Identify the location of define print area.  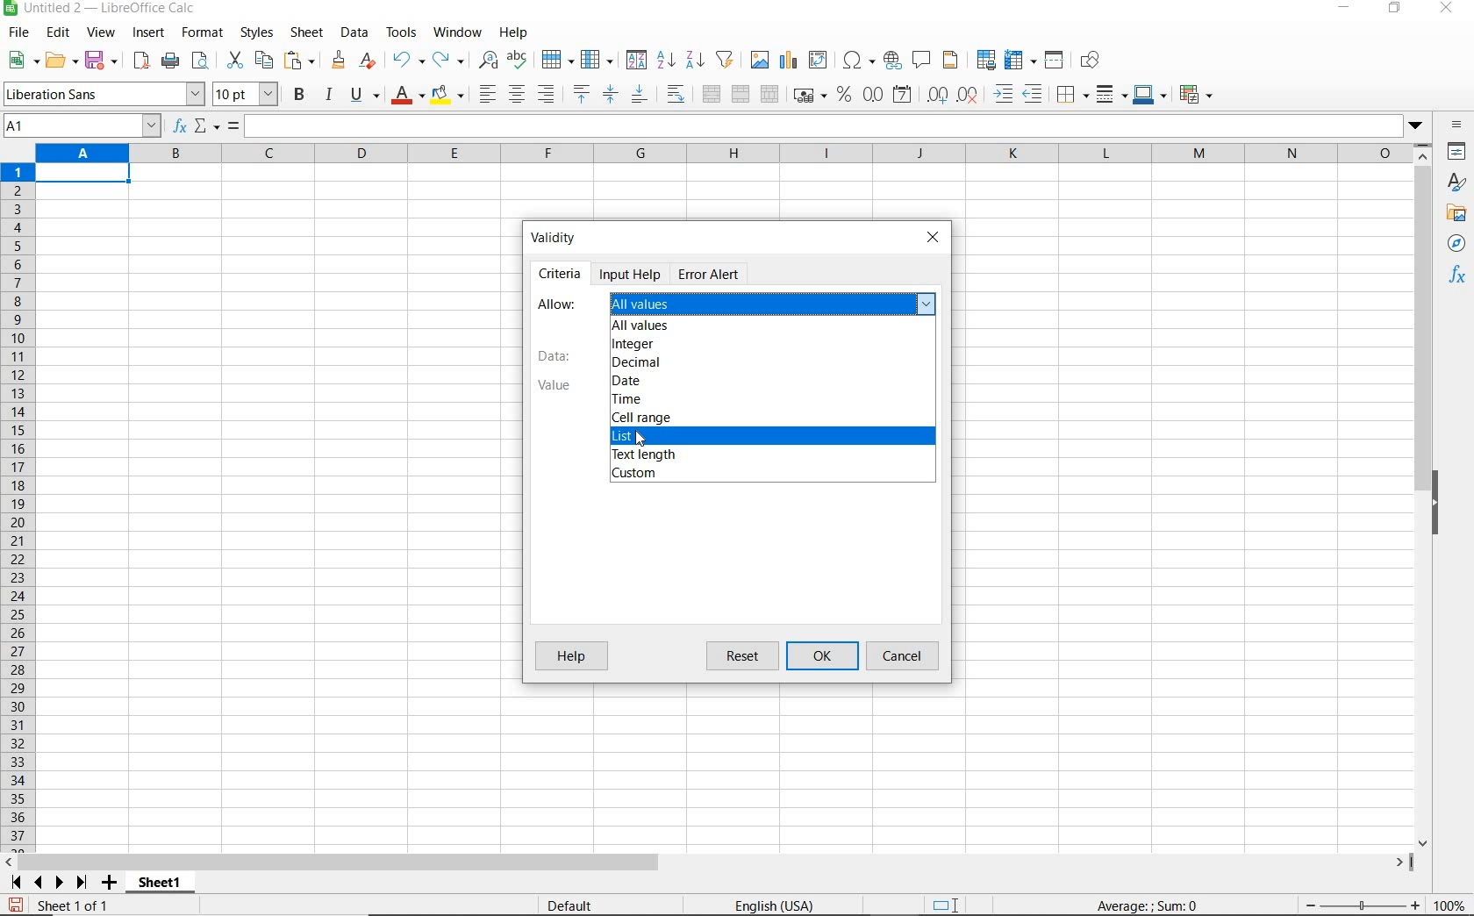
(984, 61).